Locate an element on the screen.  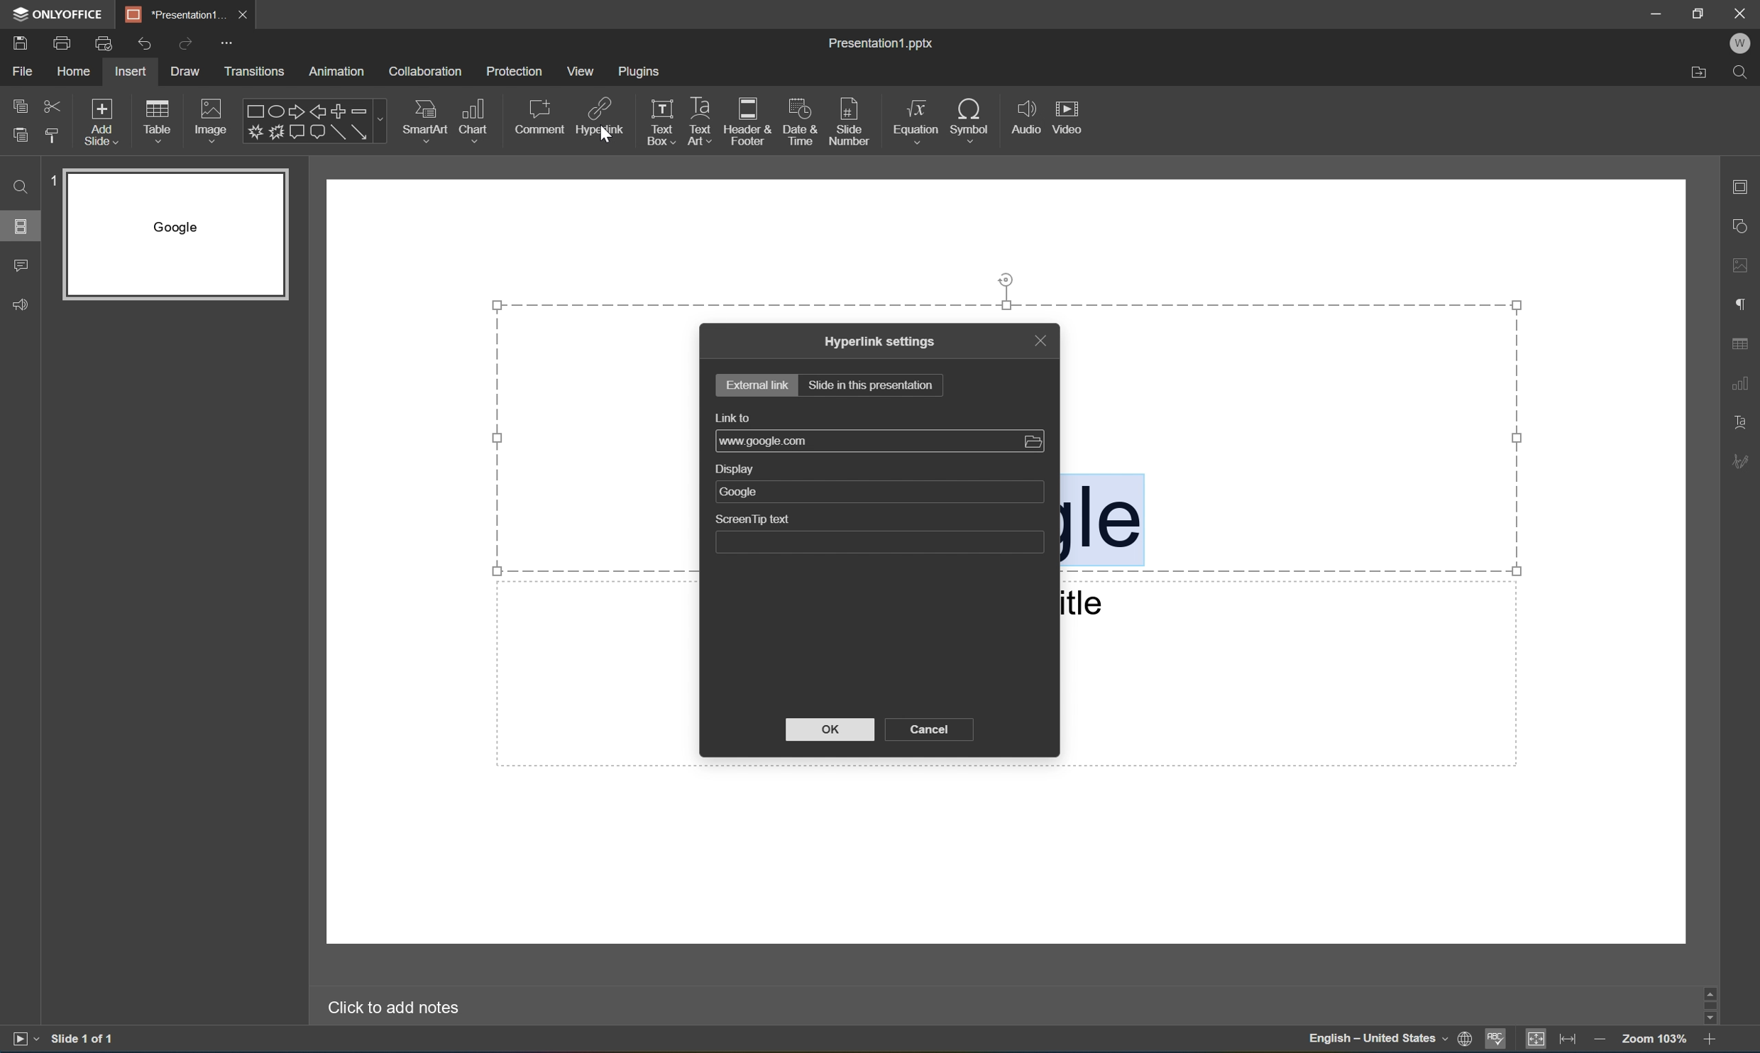
Zoom 103% is located at coordinates (1656, 1038).